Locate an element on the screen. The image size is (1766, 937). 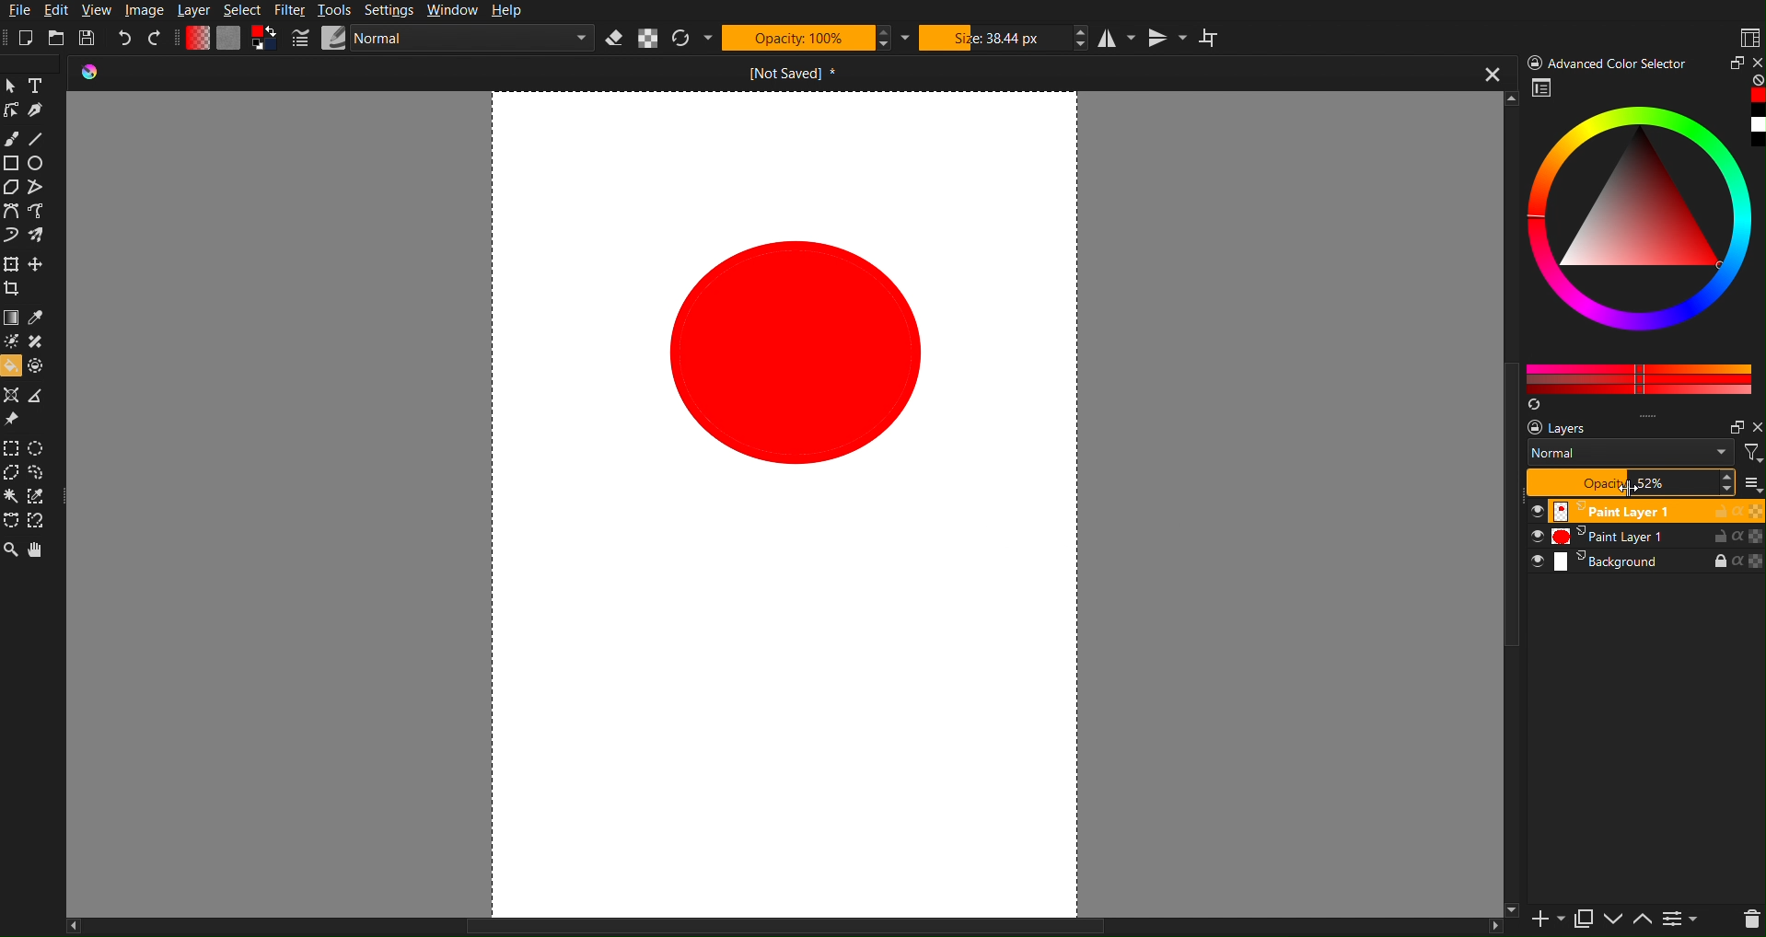
Pan is located at coordinates (39, 550).